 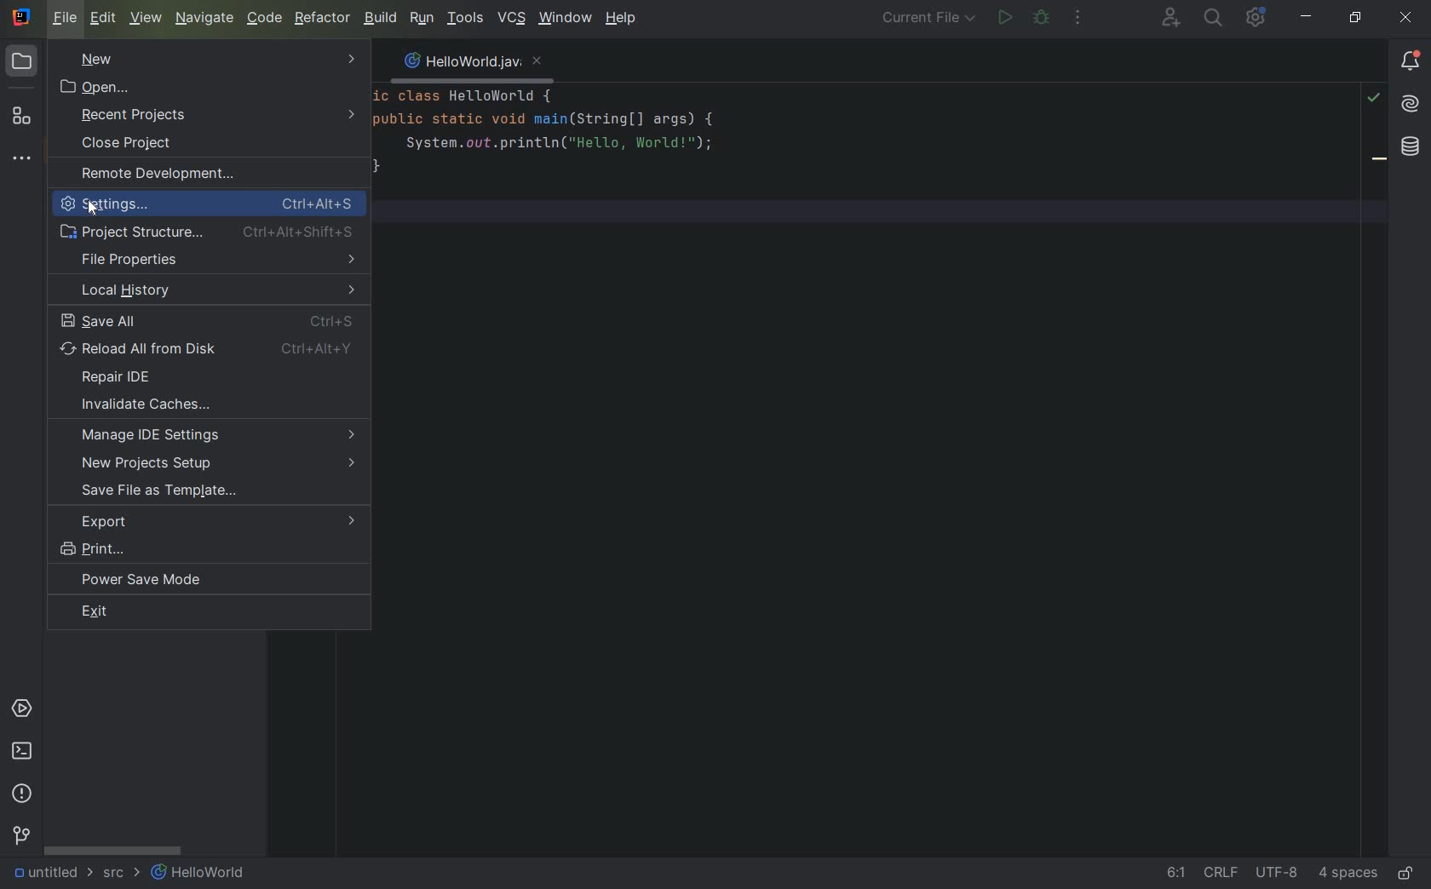 What do you see at coordinates (19, 836) in the screenshot?
I see `VERSION CONTROL` at bounding box center [19, 836].